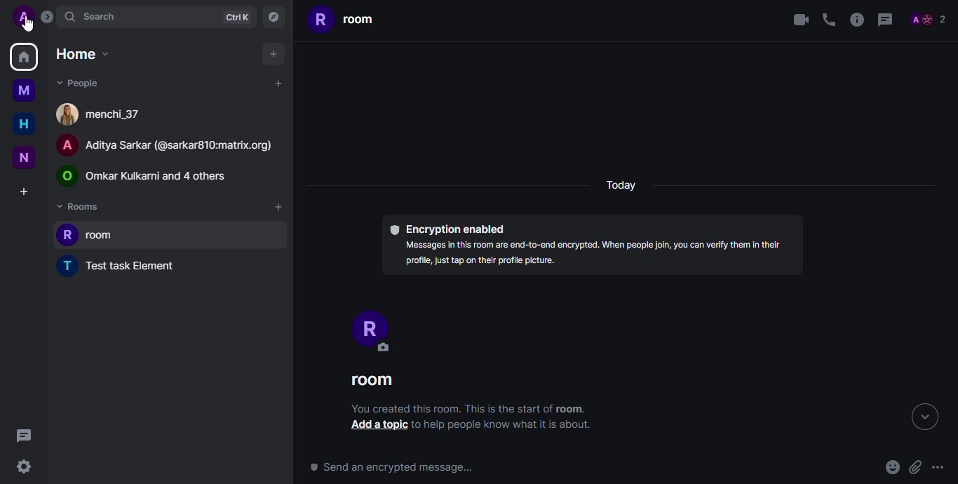  What do you see at coordinates (397, 469) in the screenshot?
I see `send encrypted message` at bounding box center [397, 469].